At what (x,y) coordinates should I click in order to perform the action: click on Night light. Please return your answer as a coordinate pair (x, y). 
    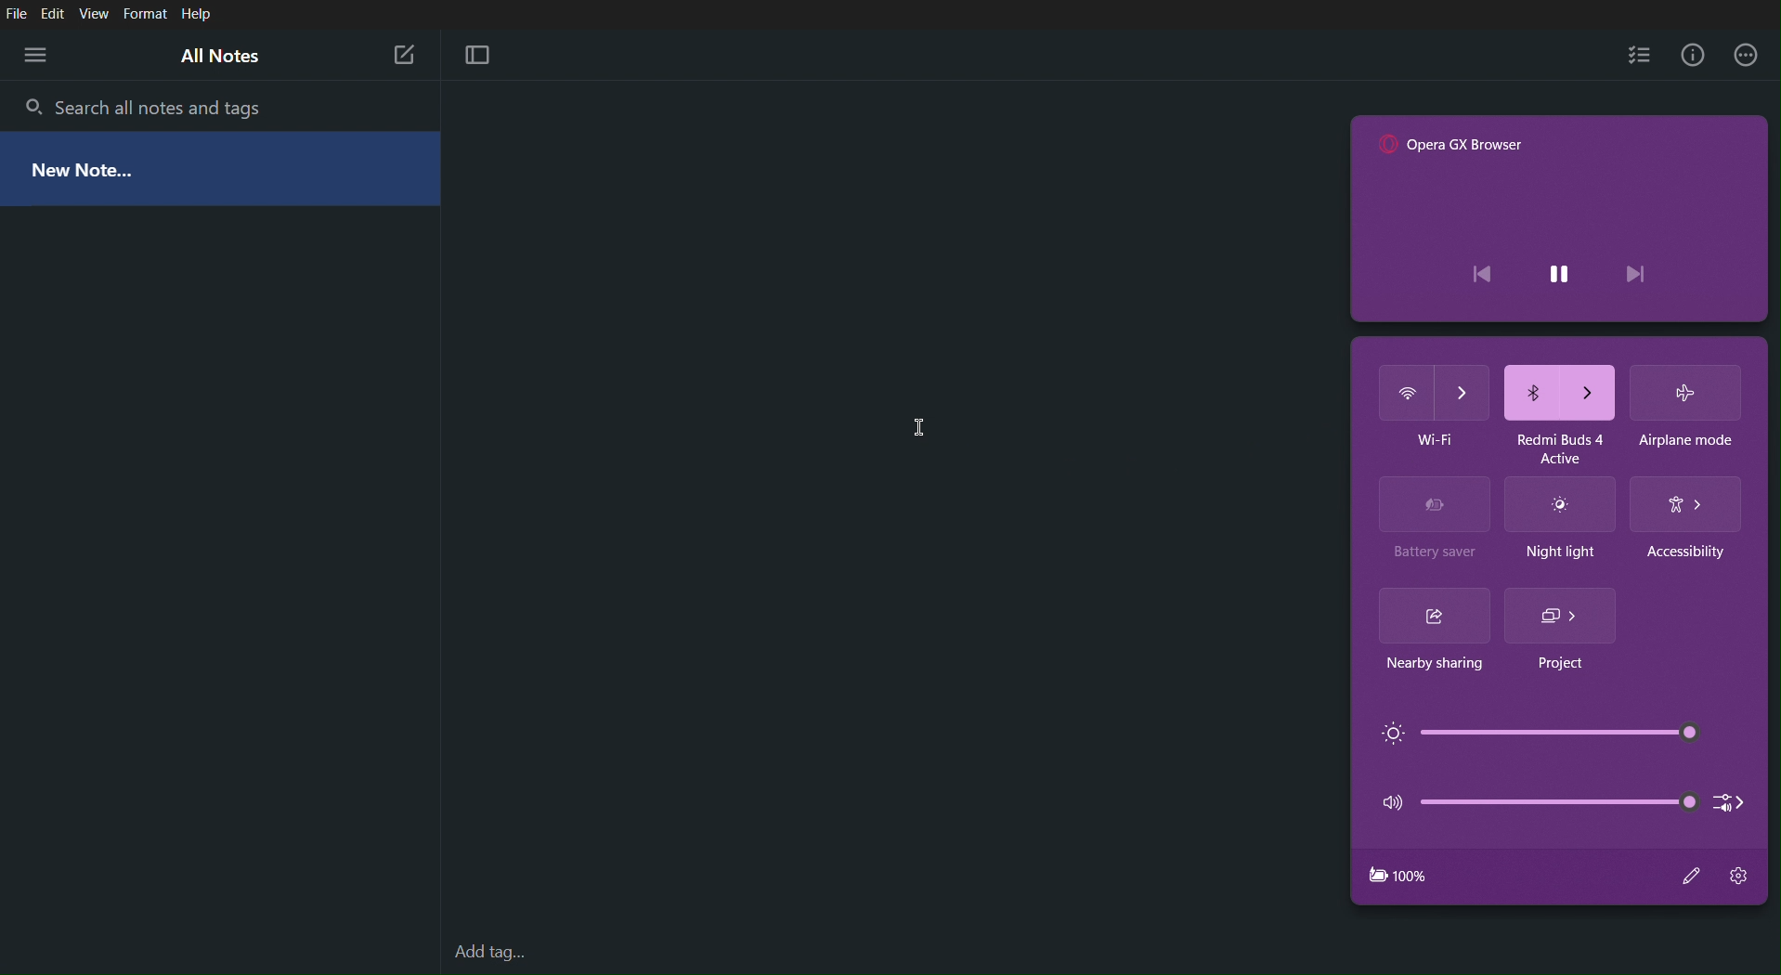
    Looking at the image, I should click on (1561, 505).